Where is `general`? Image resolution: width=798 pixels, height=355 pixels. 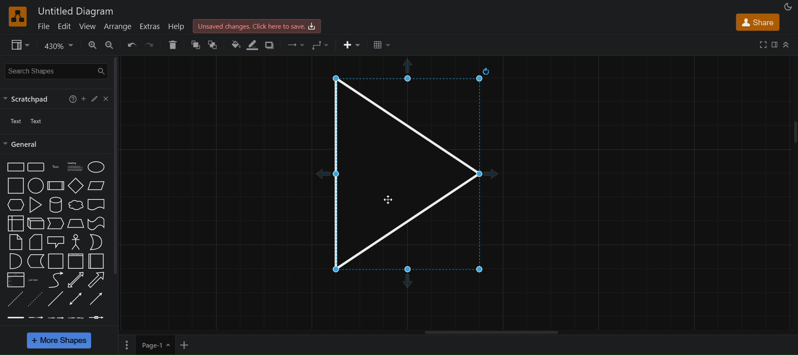
general is located at coordinates (23, 144).